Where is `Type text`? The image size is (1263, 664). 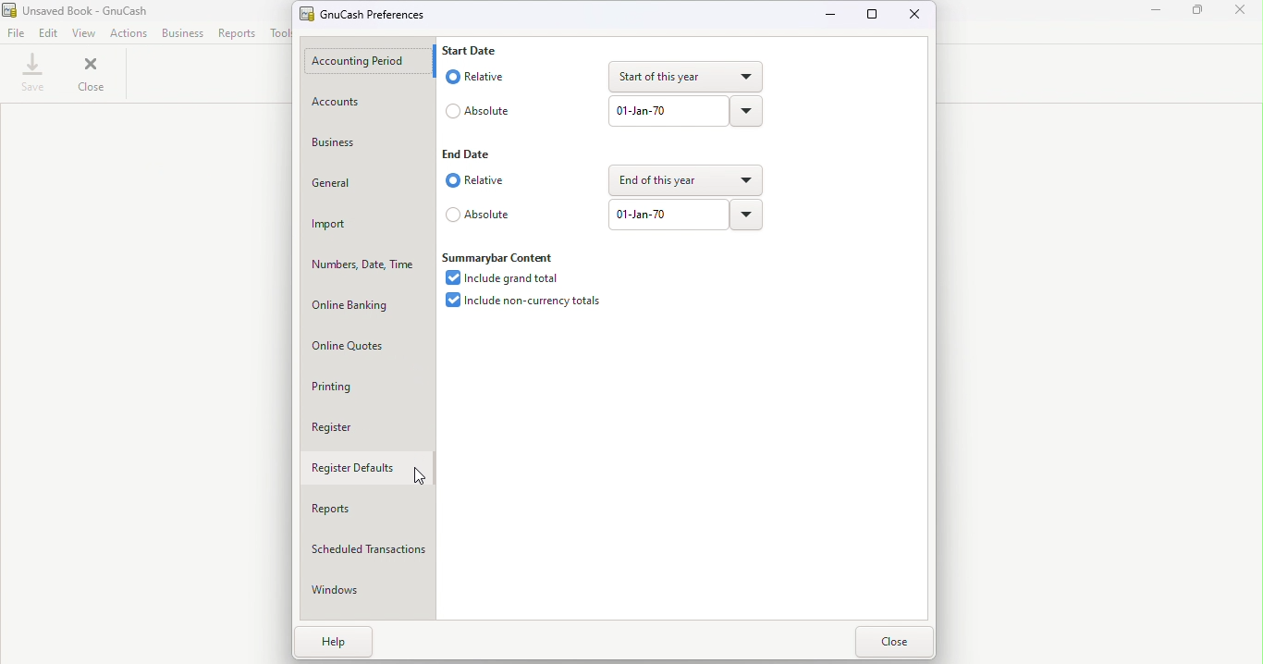
Type text is located at coordinates (667, 112).